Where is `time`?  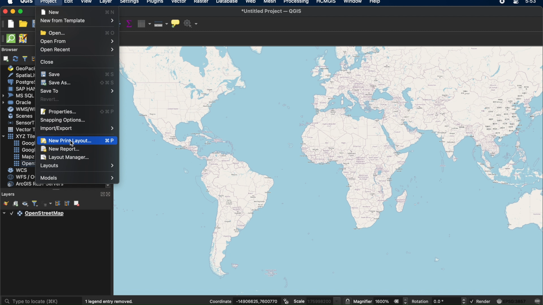 time is located at coordinates (533, 3).